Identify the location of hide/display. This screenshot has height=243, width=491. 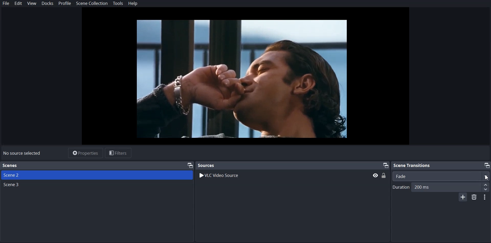
(375, 175).